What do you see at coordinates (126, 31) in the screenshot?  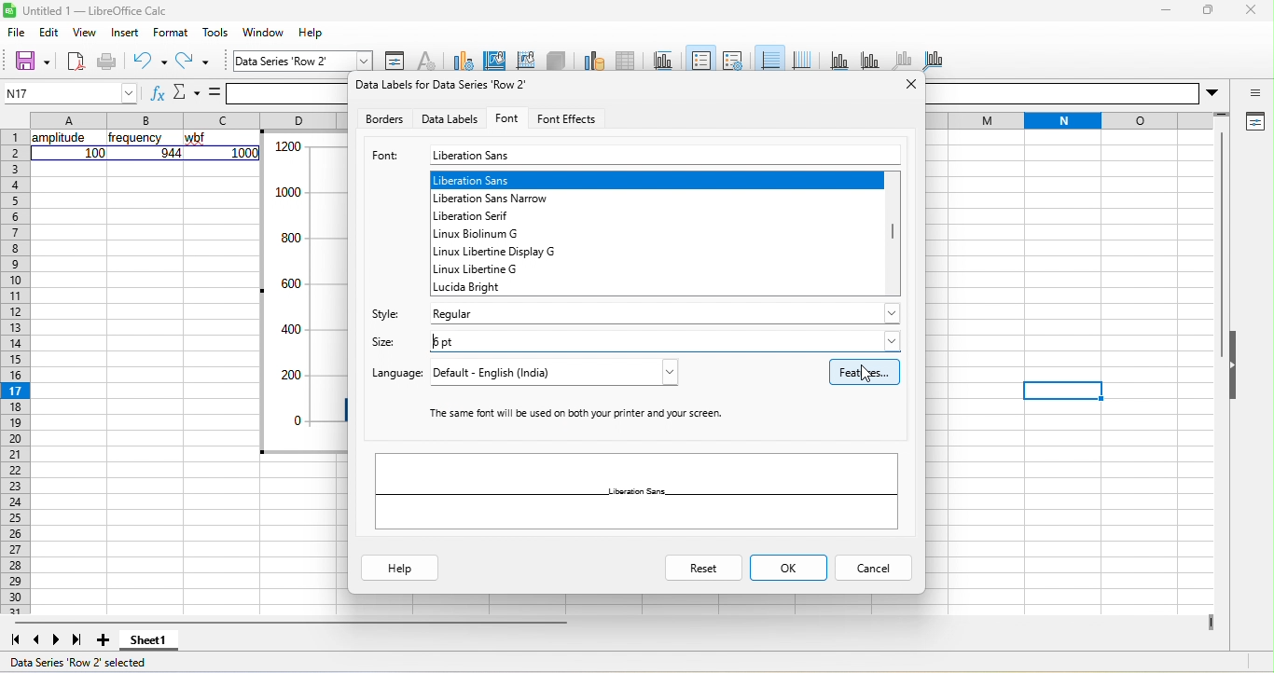 I see `insert` at bounding box center [126, 31].